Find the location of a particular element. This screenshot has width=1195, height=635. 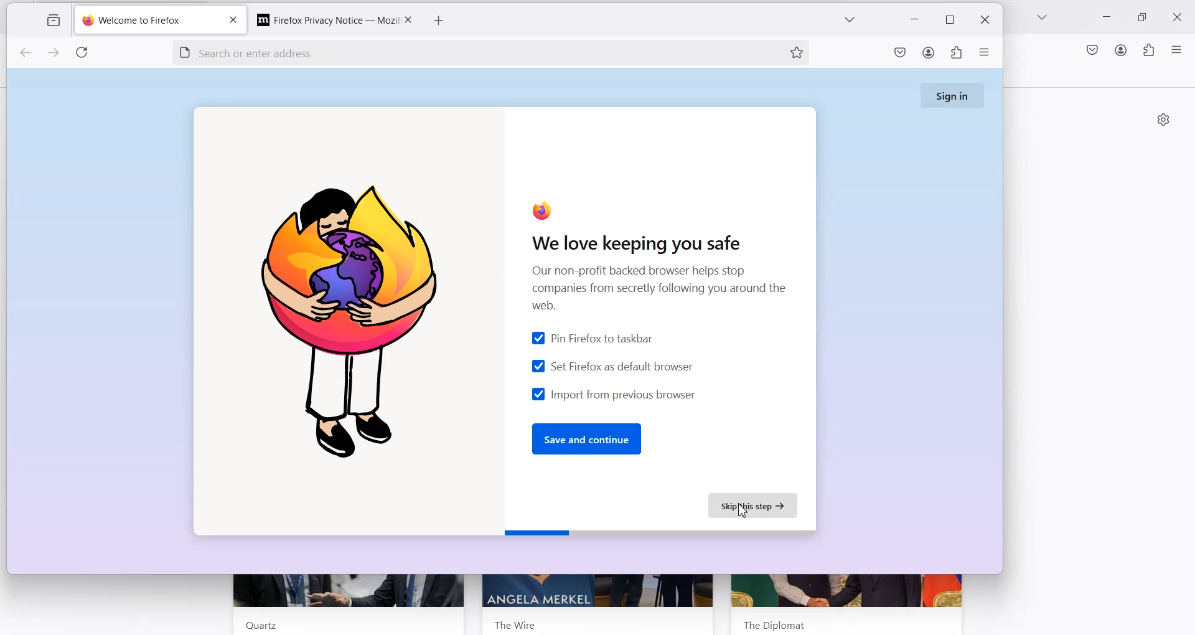

Import from previous browser is located at coordinates (612, 393).